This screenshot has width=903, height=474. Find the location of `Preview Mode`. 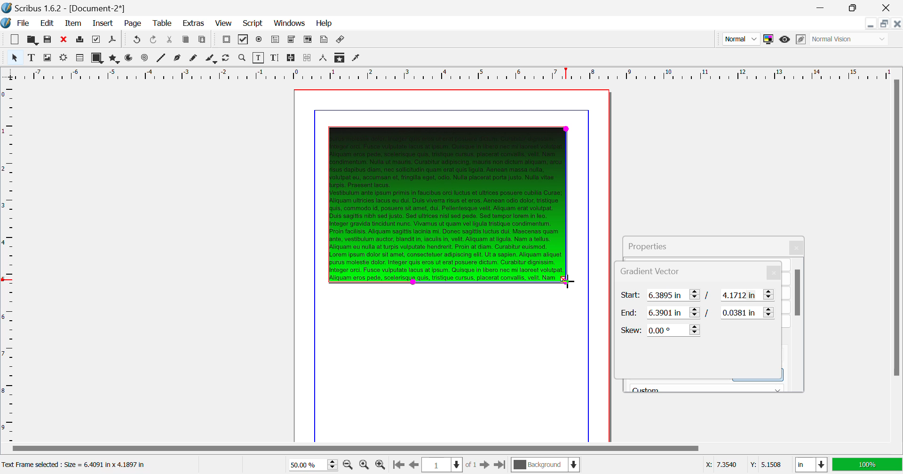

Preview Mode is located at coordinates (740, 39).